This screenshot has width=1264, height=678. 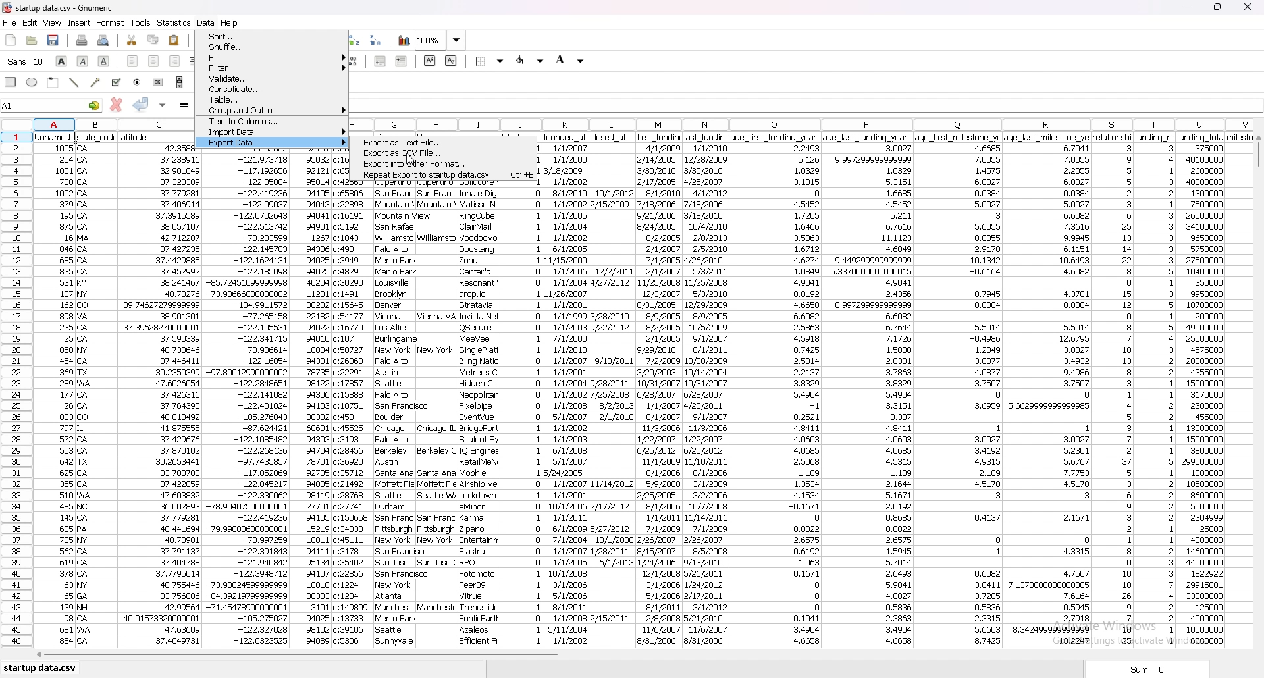 I want to click on data, so click(x=396, y=414).